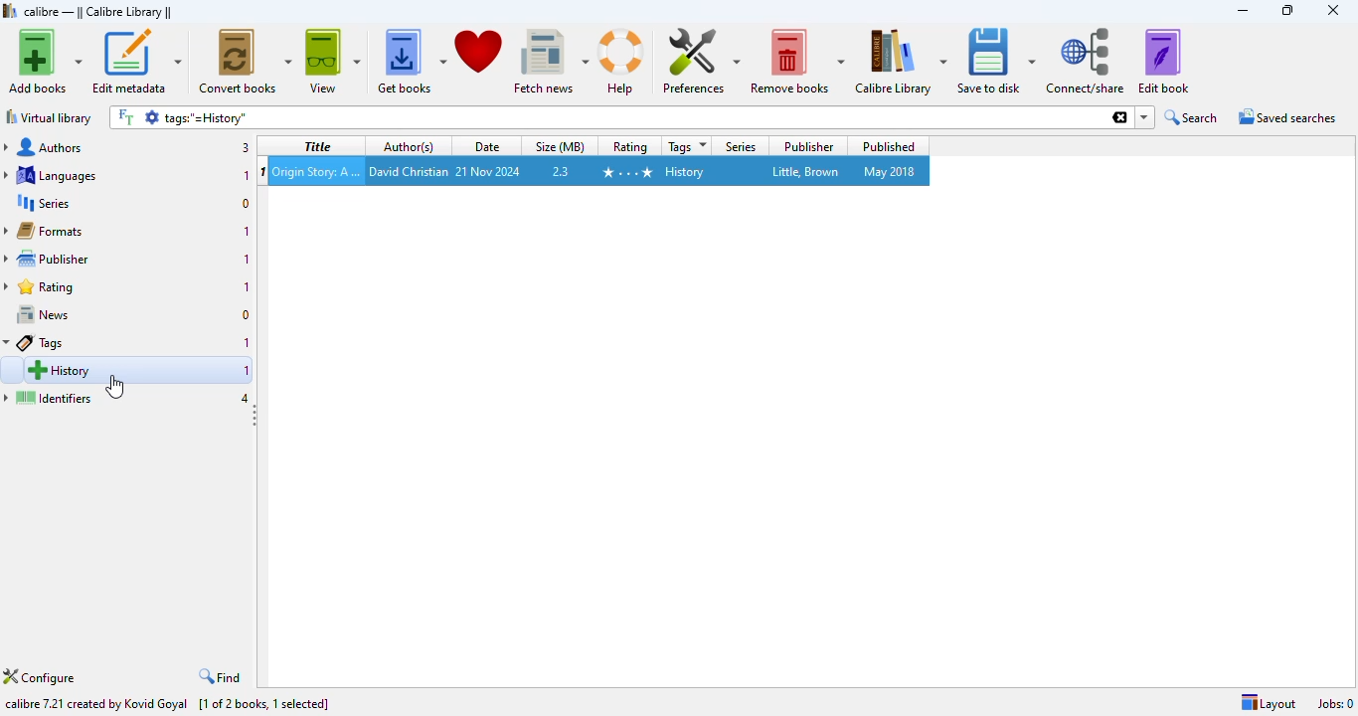  What do you see at coordinates (890, 145) in the screenshot?
I see `published` at bounding box center [890, 145].